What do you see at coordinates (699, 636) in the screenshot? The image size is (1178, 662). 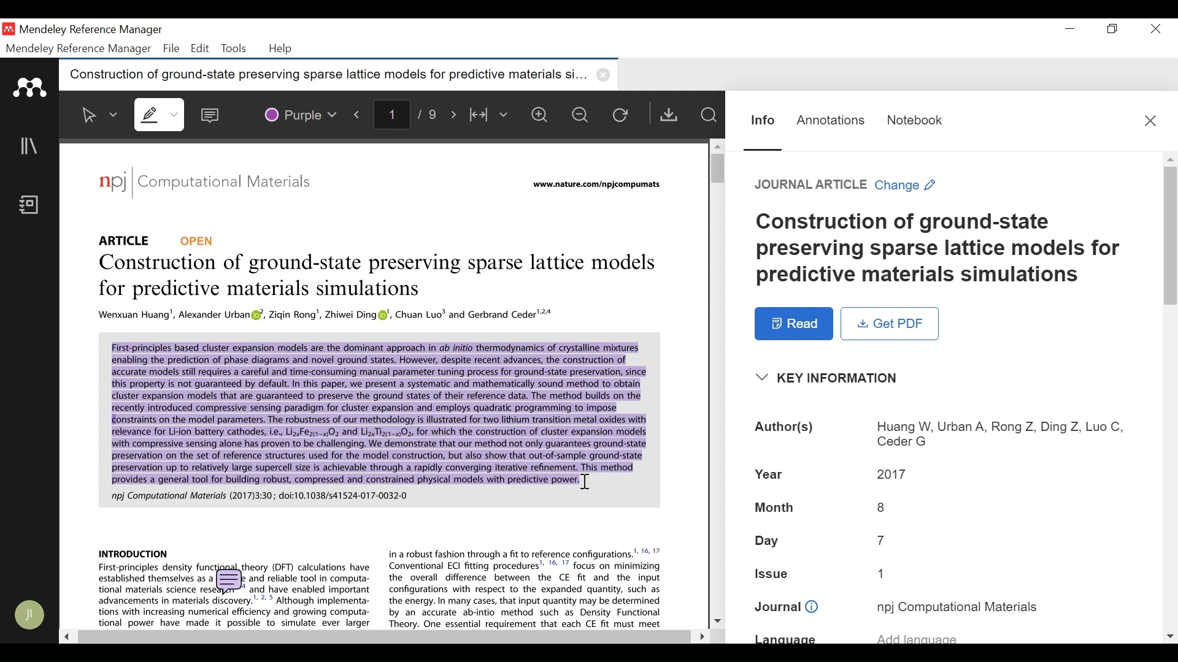 I see `Scroll Right` at bounding box center [699, 636].